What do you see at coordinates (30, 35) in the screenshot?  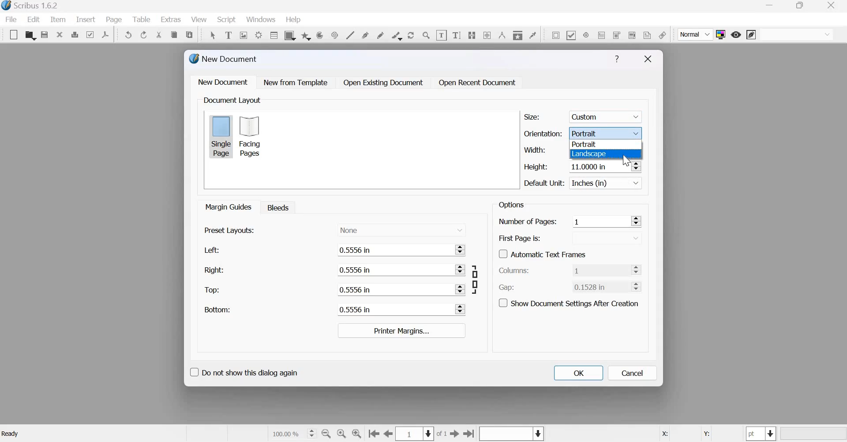 I see `open` at bounding box center [30, 35].